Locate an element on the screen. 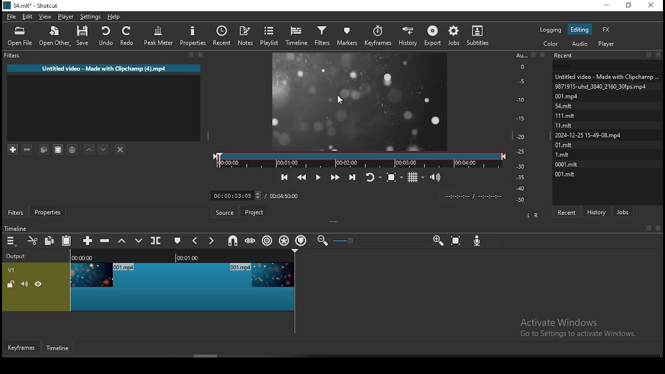 This screenshot has height=374, width=665. record audio is located at coordinates (478, 239).